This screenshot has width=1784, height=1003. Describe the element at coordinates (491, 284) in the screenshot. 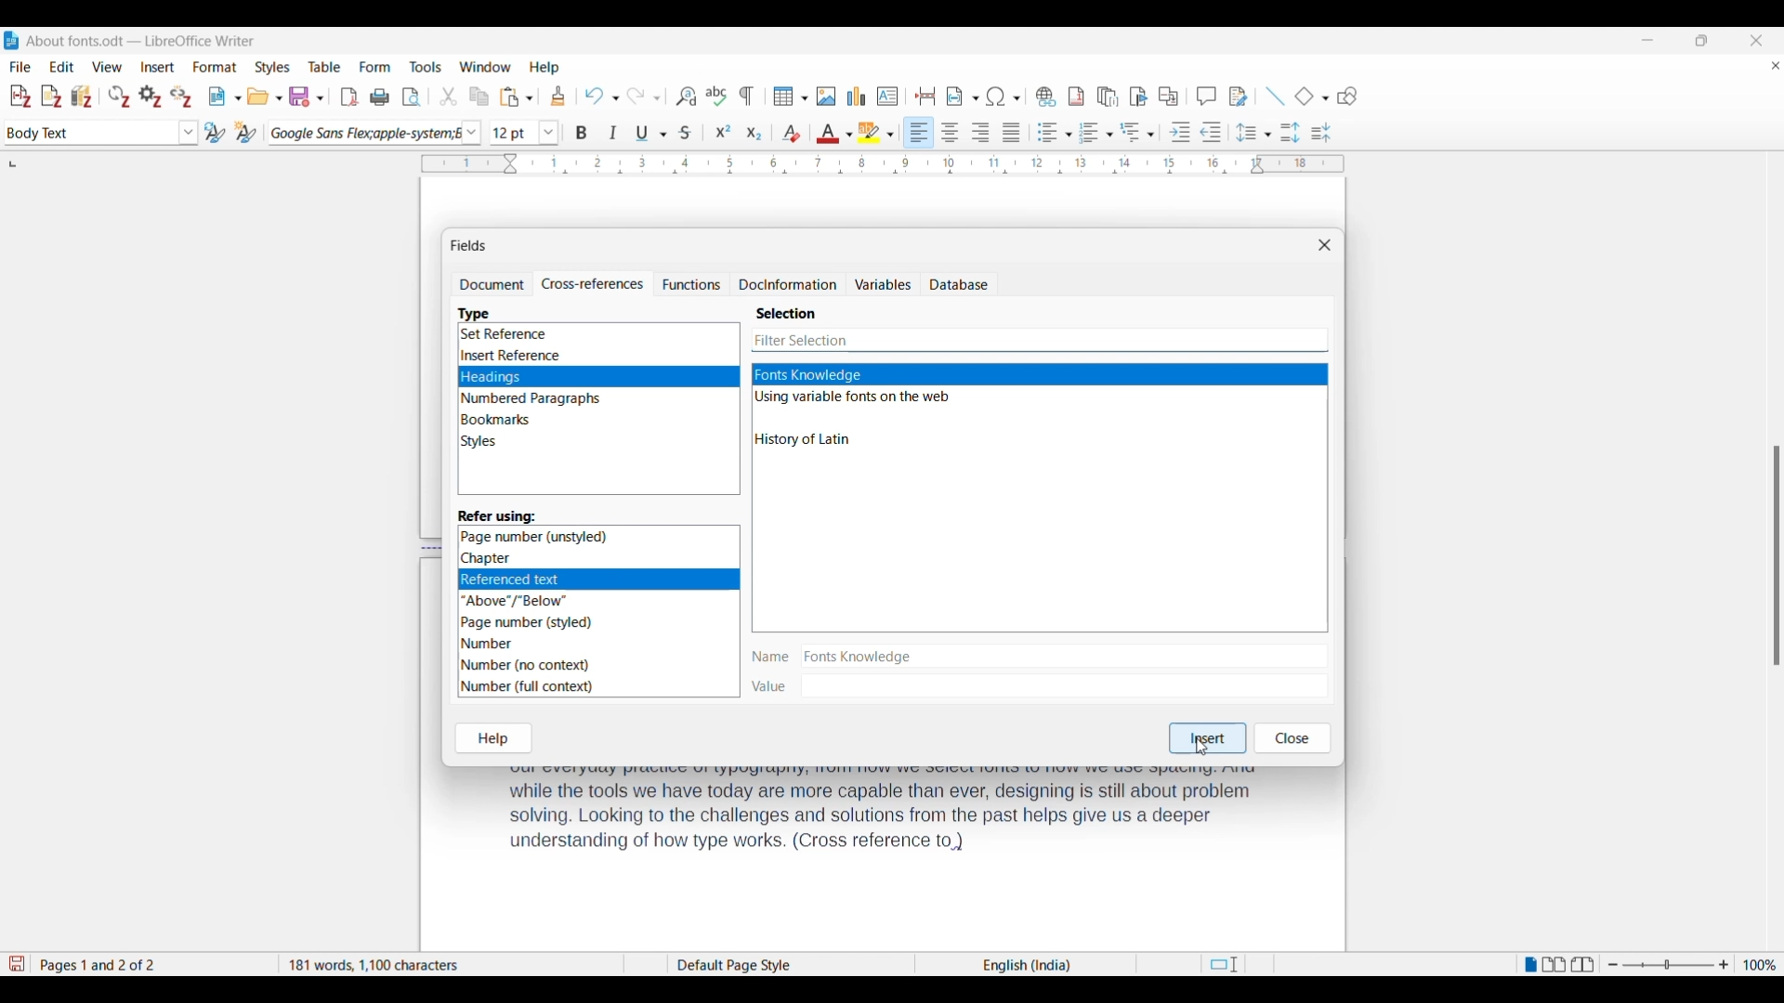

I see `Document` at that location.